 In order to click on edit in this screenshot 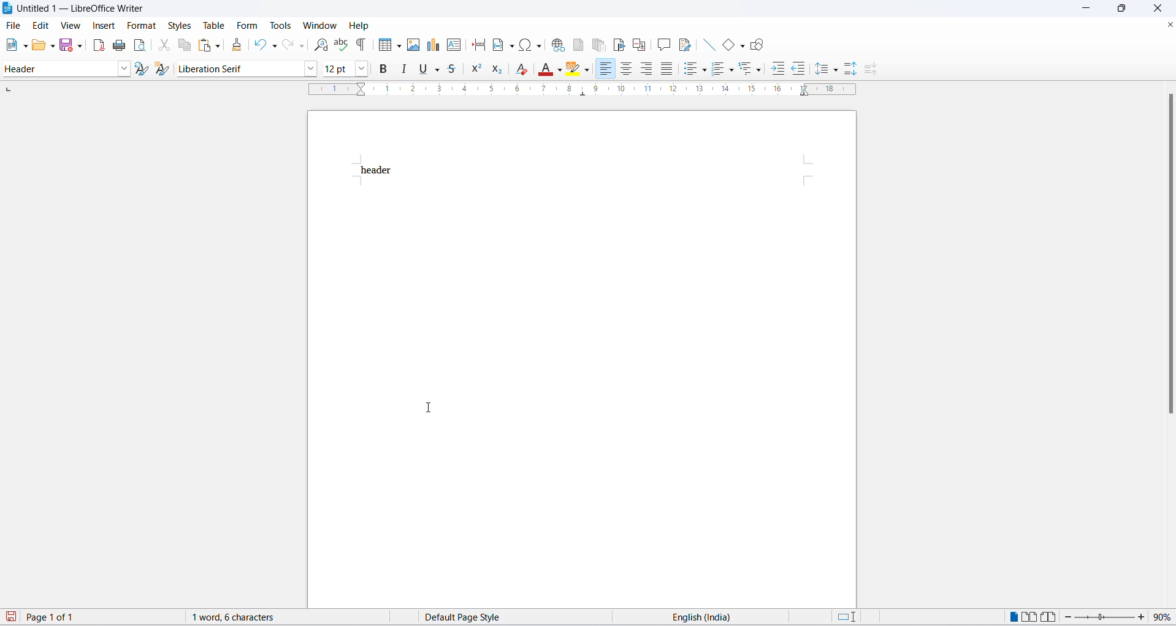, I will do `click(42, 25)`.